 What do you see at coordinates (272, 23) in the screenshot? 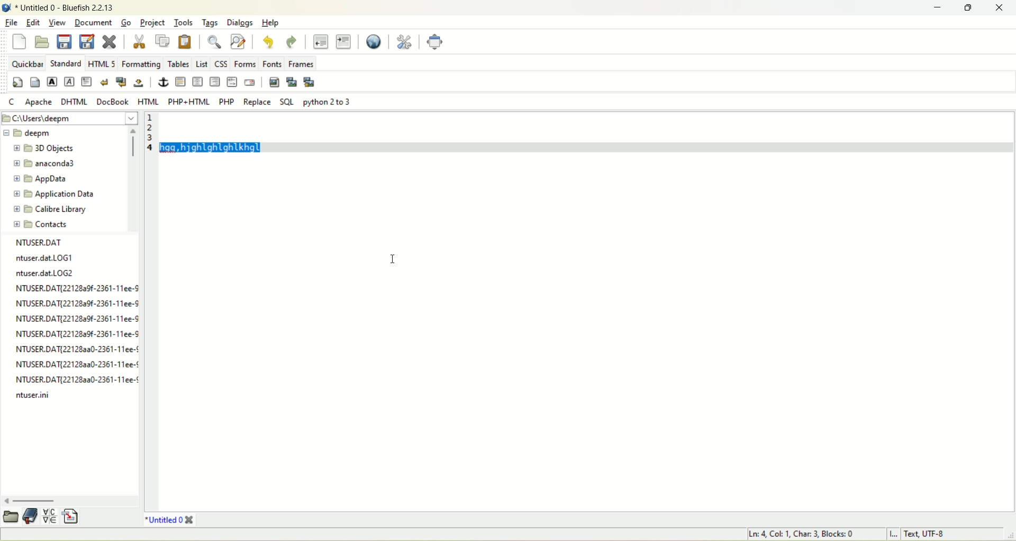
I see `help` at bounding box center [272, 23].